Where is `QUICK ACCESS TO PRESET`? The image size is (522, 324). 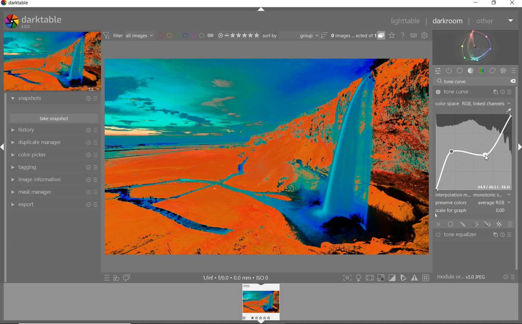 QUICK ACCESS TO PRESET is located at coordinates (107, 277).